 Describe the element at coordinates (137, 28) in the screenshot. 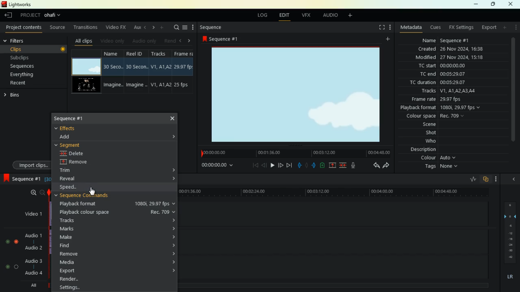

I see `au` at that location.